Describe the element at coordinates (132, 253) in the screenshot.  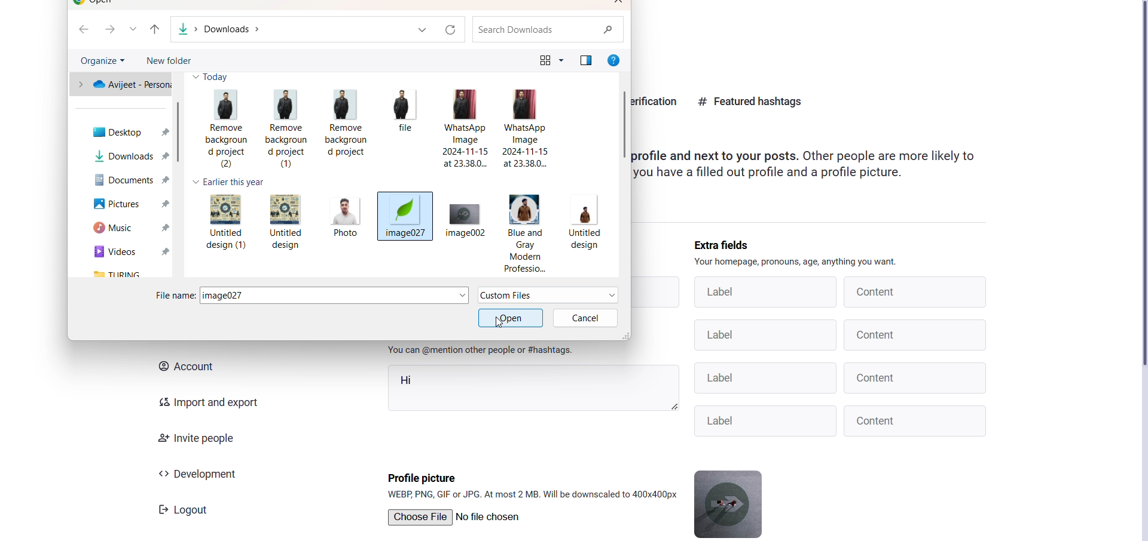
I see `cideo` at that location.